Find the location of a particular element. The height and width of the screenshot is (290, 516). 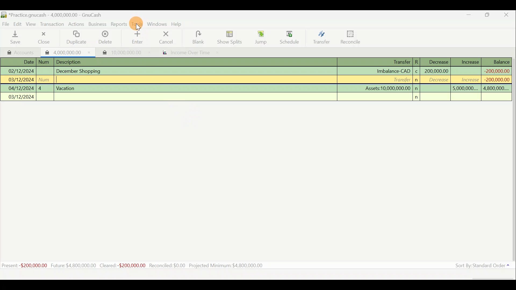

Close is located at coordinates (508, 15).